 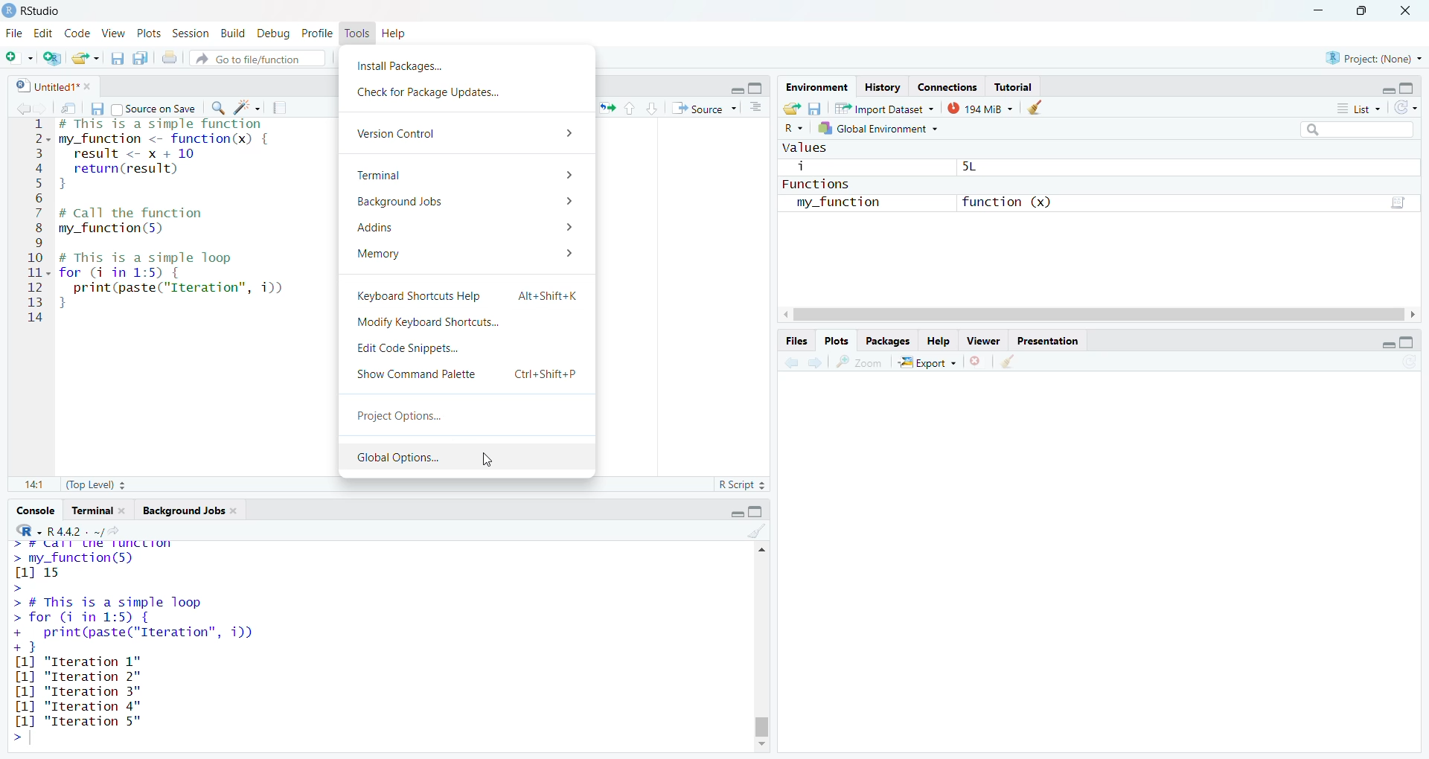 I want to click on re-run the previous code region, so click(x=606, y=109).